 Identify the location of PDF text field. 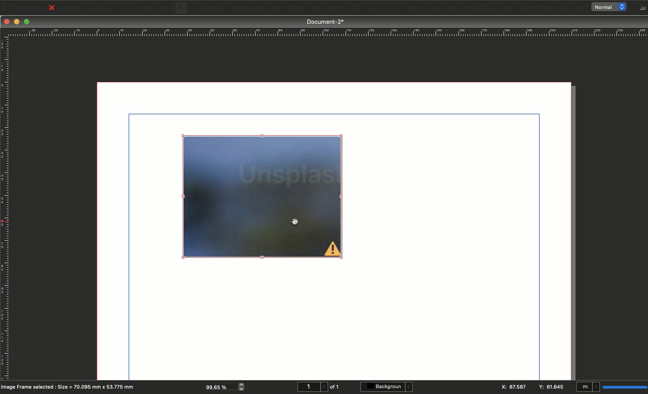
(522, 8).